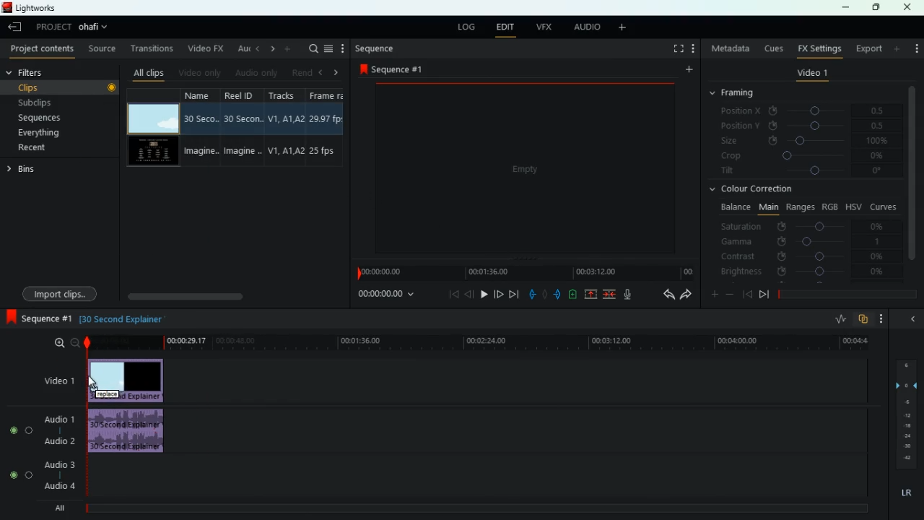  What do you see at coordinates (469, 294) in the screenshot?
I see `back` at bounding box center [469, 294].